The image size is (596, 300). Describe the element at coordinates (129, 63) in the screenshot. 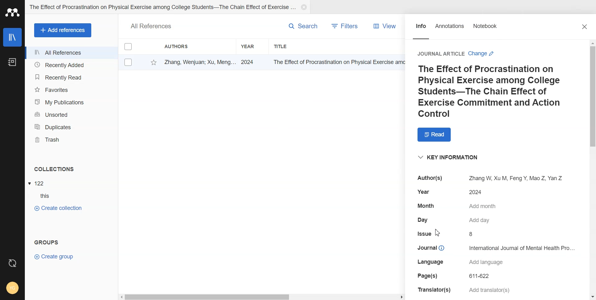

I see `Checkbox` at that location.